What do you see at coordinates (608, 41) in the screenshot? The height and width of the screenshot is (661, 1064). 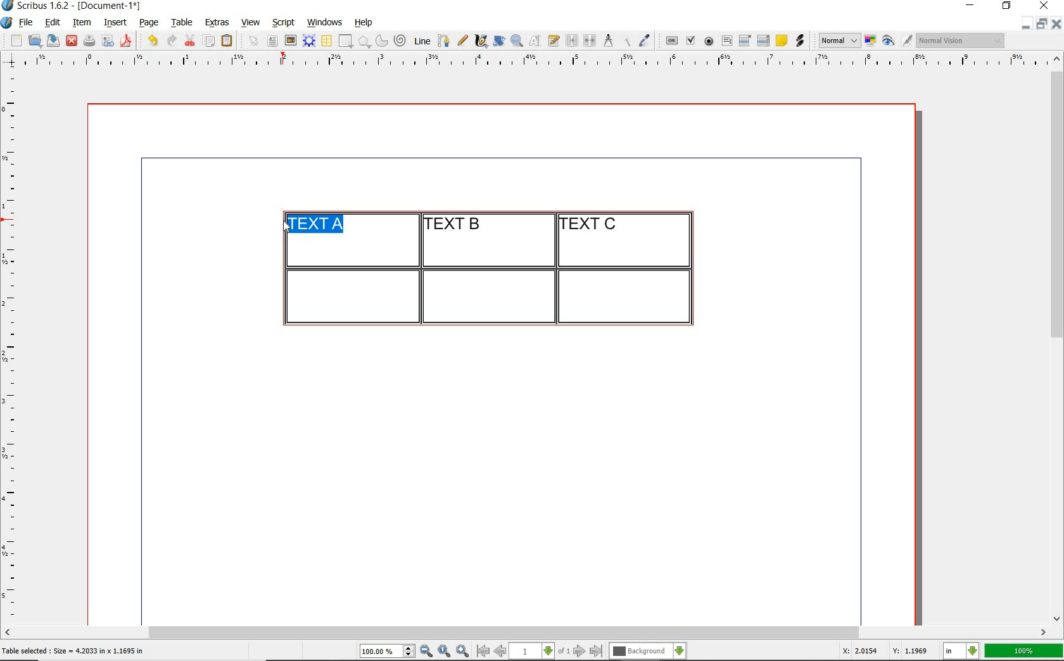 I see `measurements` at bounding box center [608, 41].